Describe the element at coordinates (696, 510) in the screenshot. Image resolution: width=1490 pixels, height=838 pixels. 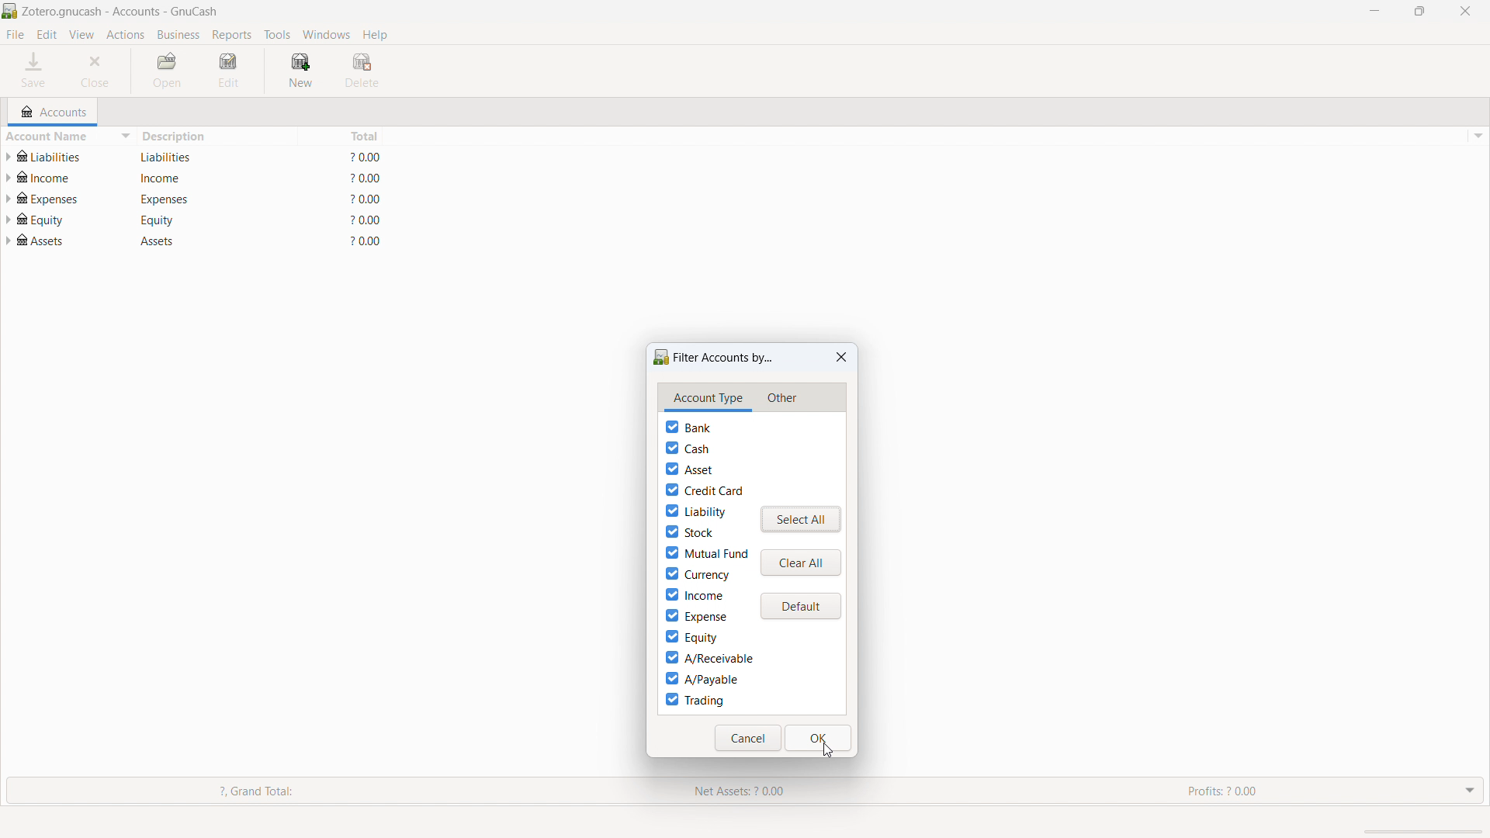
I see `liability` at that location.